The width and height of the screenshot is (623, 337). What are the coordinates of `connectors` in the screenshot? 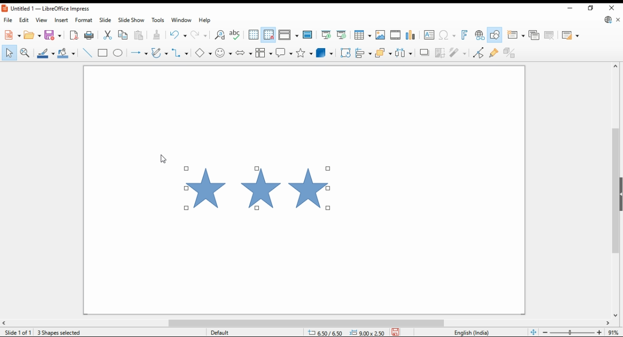 It's located at (180, 51).